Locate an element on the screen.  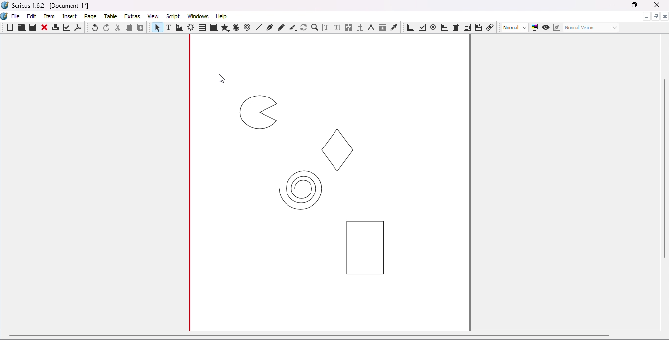
Table is located at coordinates (112, 17).